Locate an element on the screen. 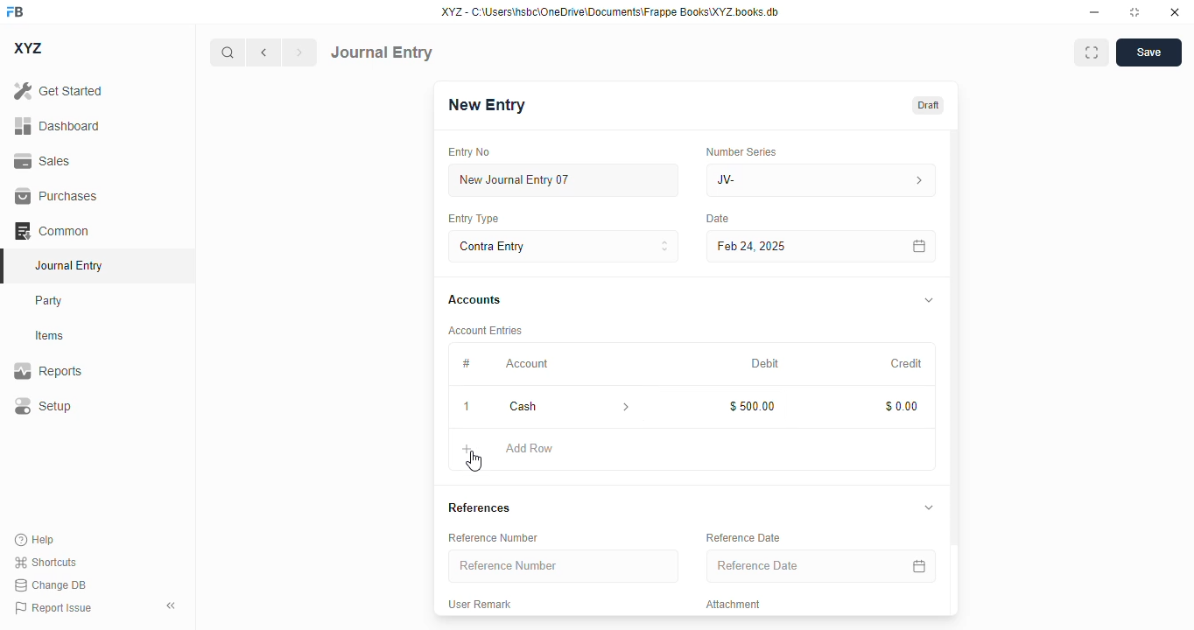 Image resolution: width=1194 pixels, height=630 pixels. calendar icon is located at coordinates (918, 565).